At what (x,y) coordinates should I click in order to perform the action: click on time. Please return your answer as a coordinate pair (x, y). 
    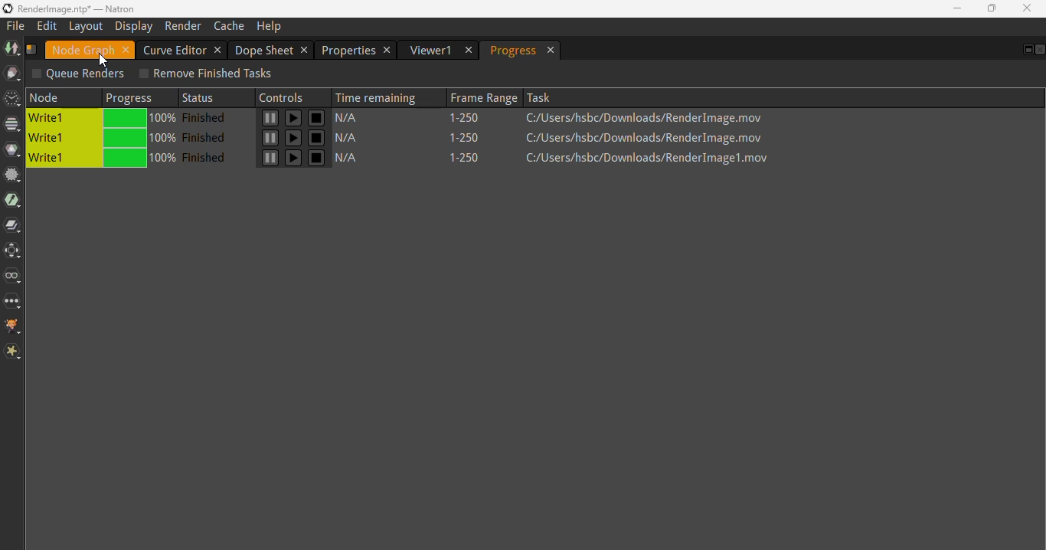
    Looking at the image, I should click on (12, 100).